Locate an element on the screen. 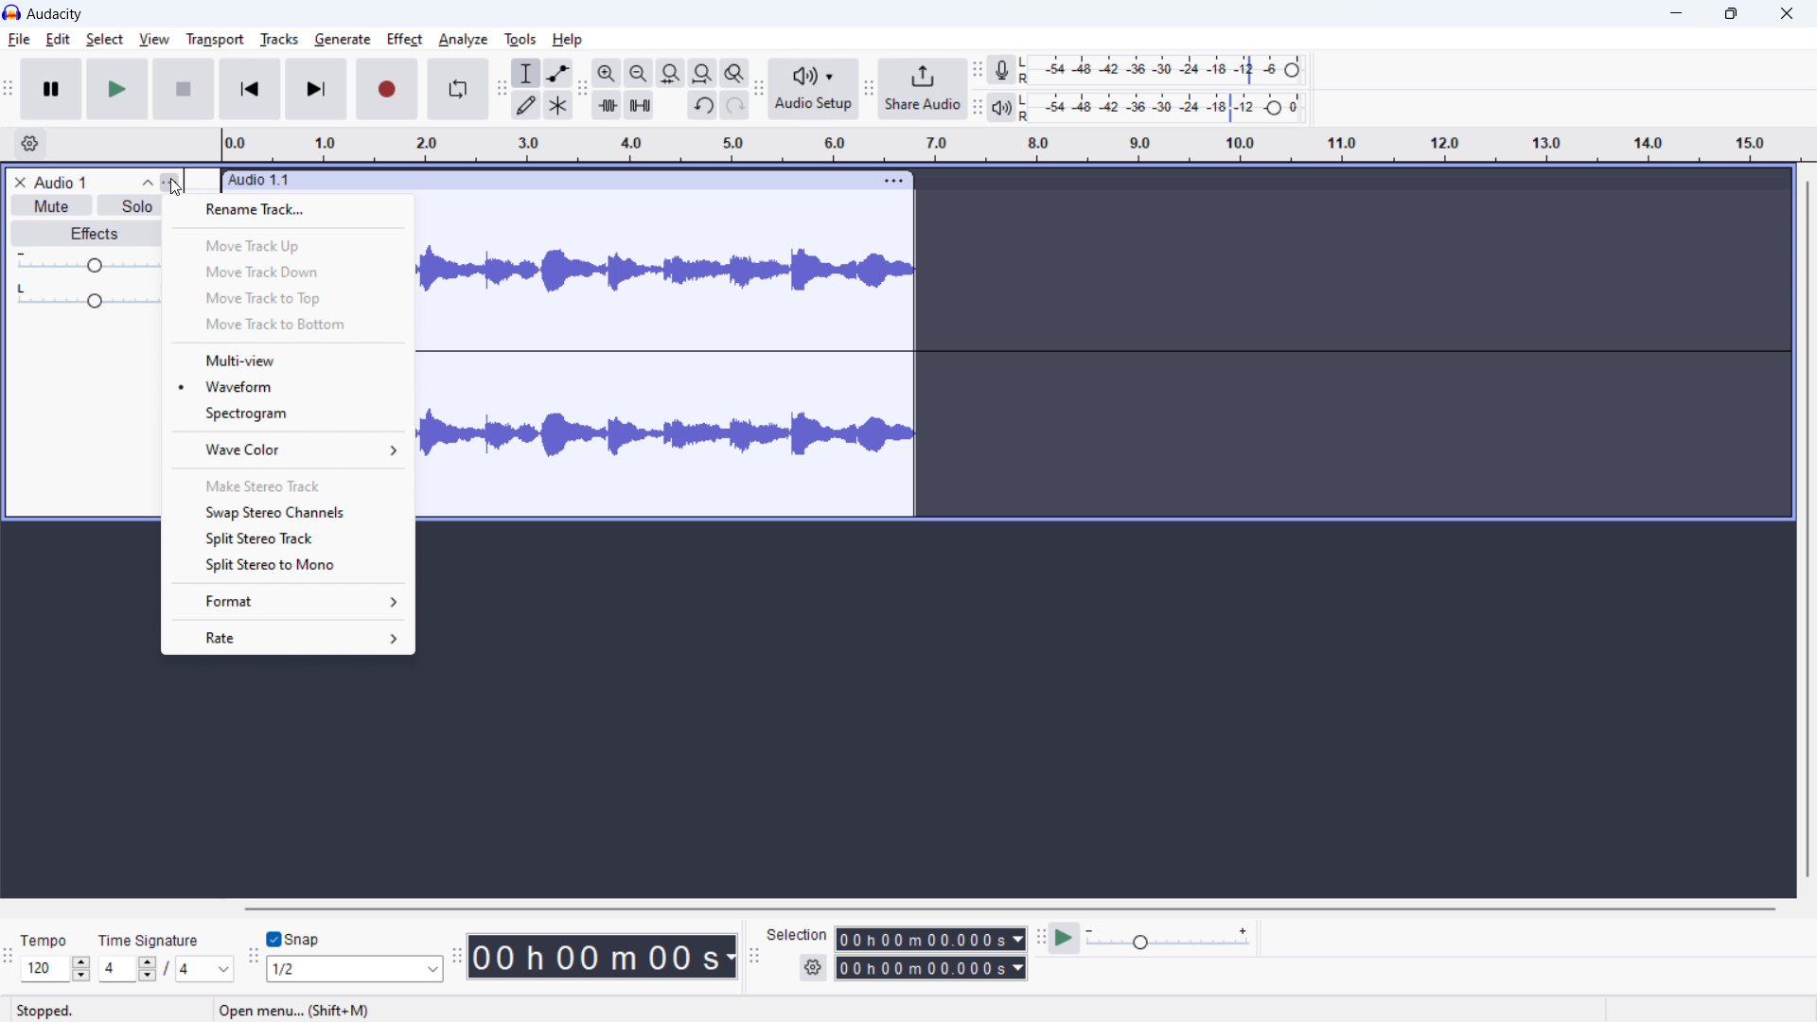 This screenshot has height=1022, width=1817. multi tool is located at coordinates (558, 105).